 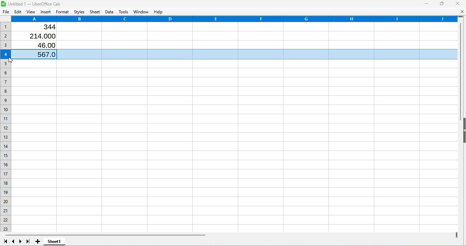 I want to click on Tools, so click(x=124, y=12).